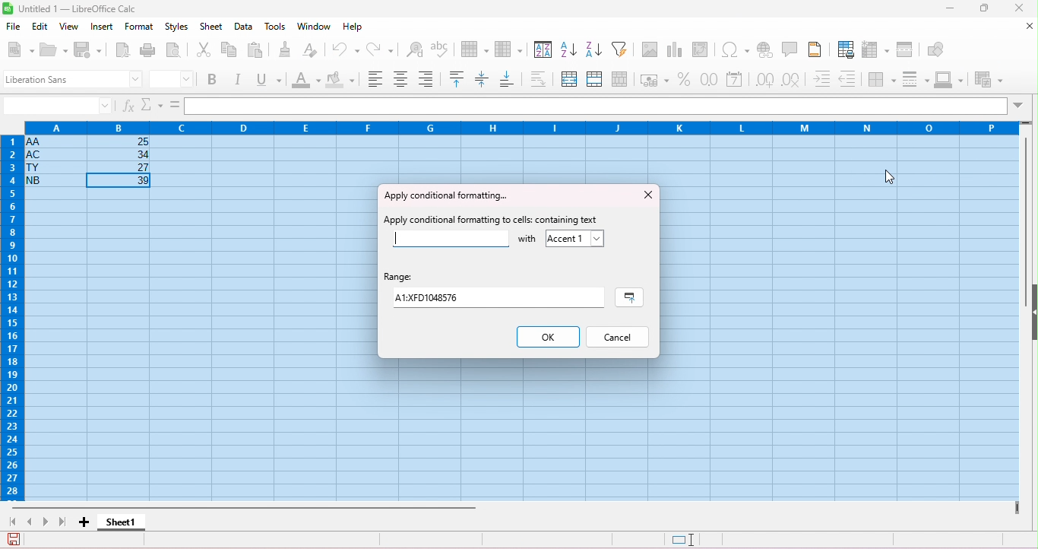 Image resolution: width=1038 pixels, height=549 pixels. I want to click on format, so click(140, 27).